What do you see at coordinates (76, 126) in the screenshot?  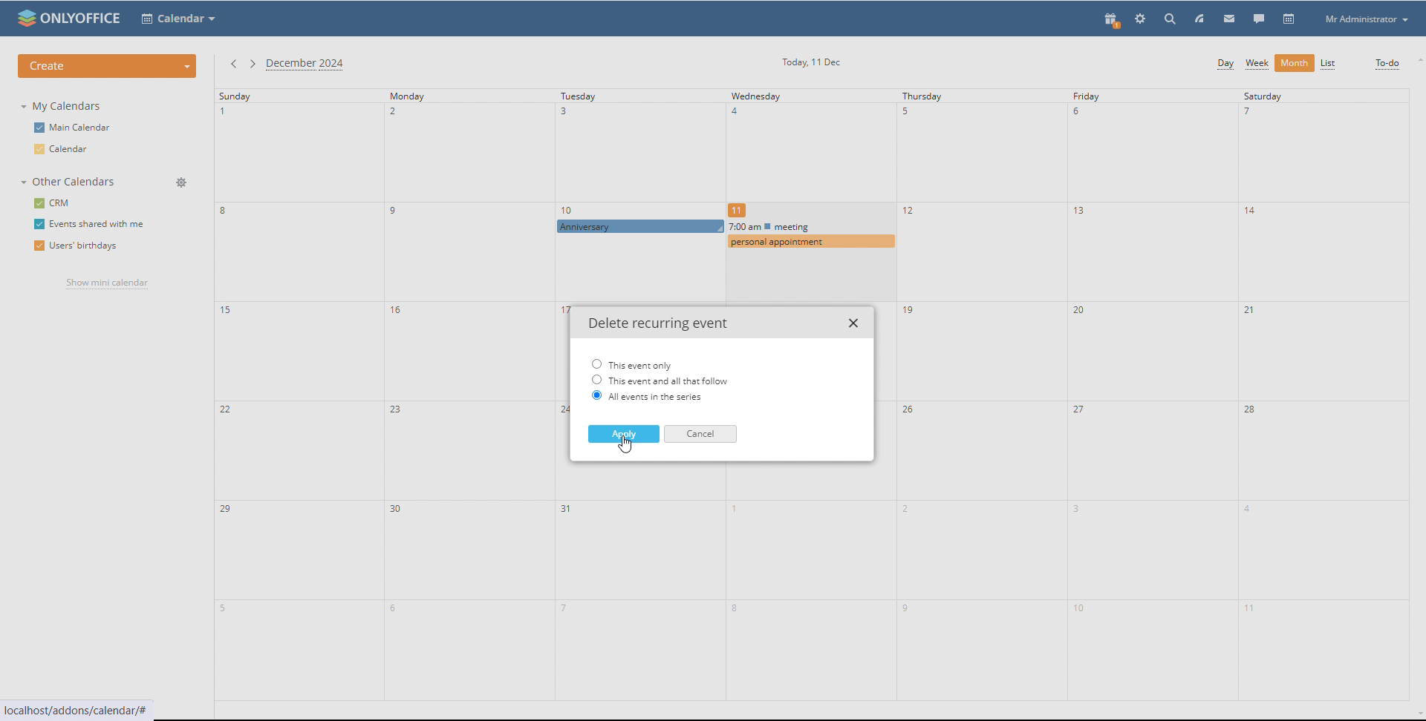 I see `main calendar` at bounding box center [76, 126].